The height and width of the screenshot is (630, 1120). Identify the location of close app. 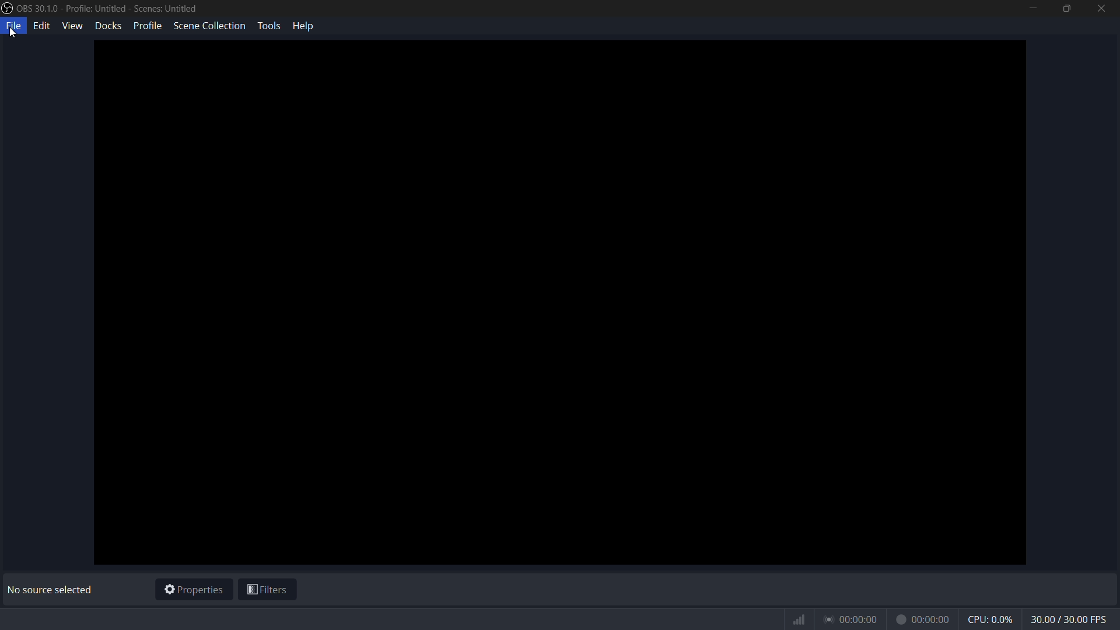
(1102, 8).